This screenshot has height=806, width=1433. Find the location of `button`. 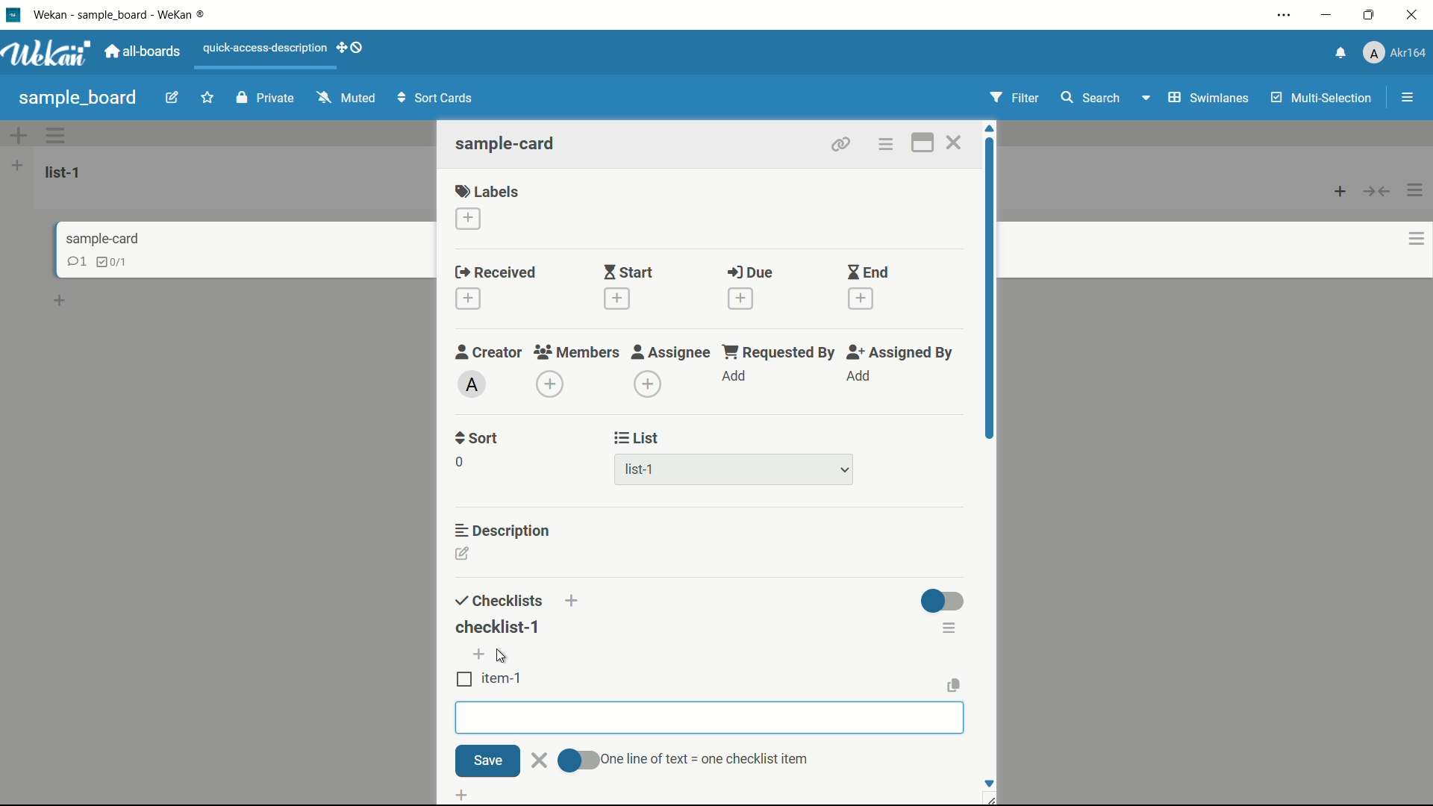

button is located at coordinates (1381, 190).